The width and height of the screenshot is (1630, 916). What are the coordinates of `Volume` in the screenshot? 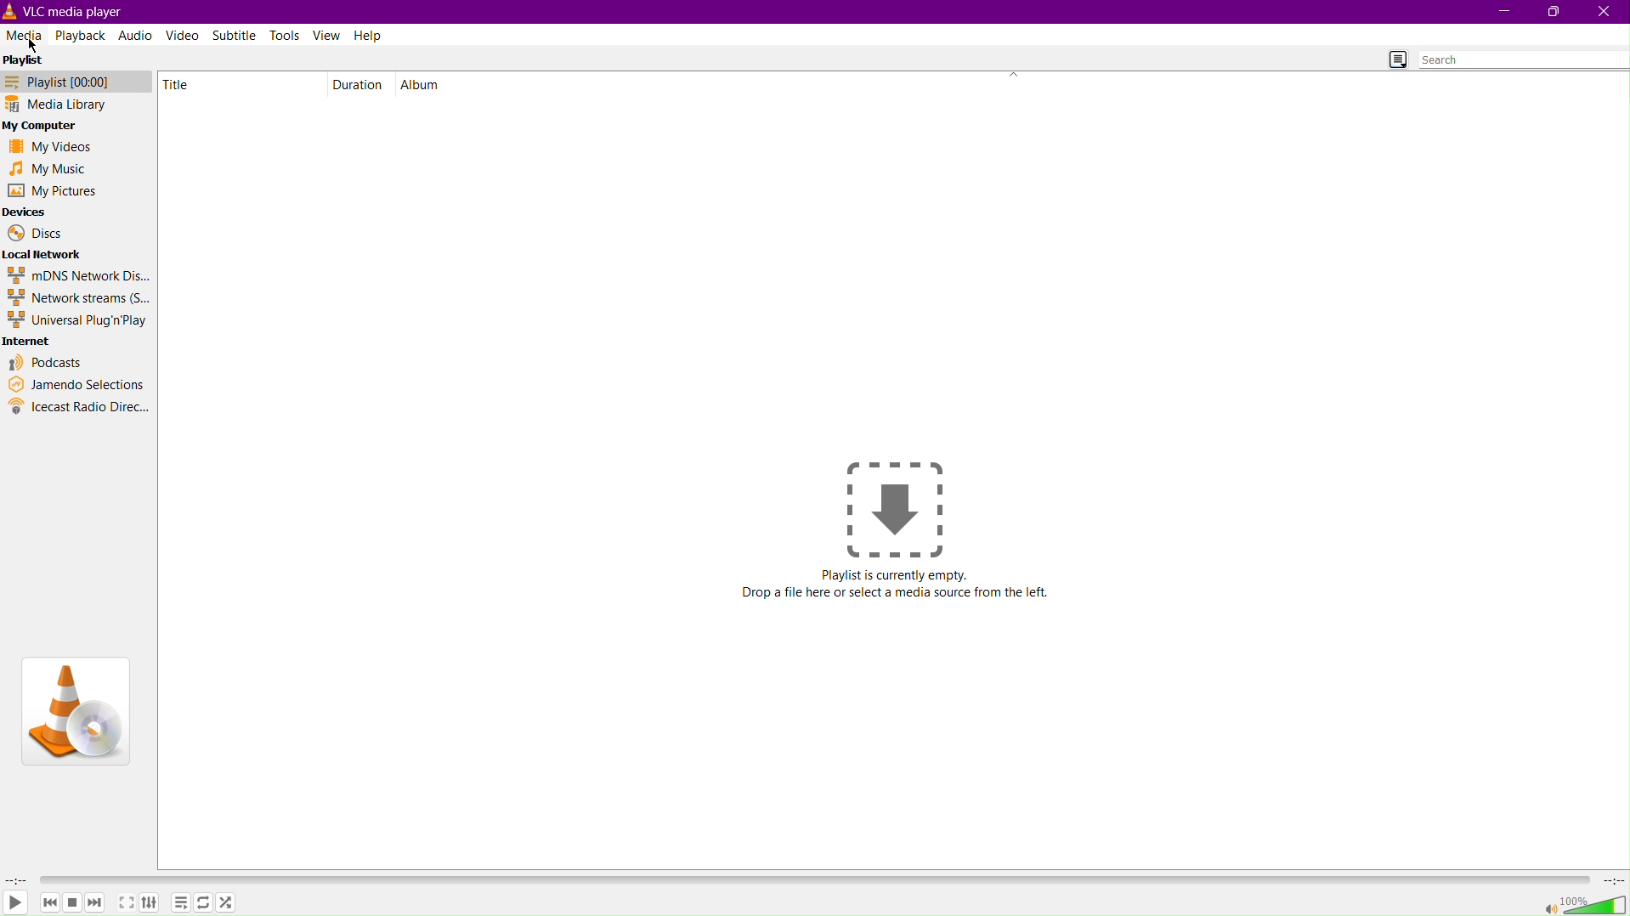 It's located at (1581, 903).